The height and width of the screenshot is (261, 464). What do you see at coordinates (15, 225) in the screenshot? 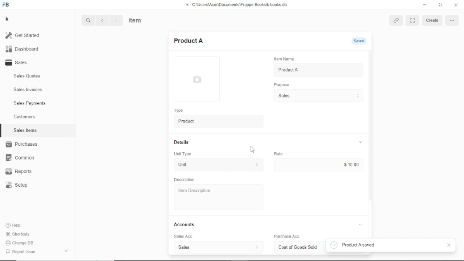
I see `Help` at bounding box center [15, 225].